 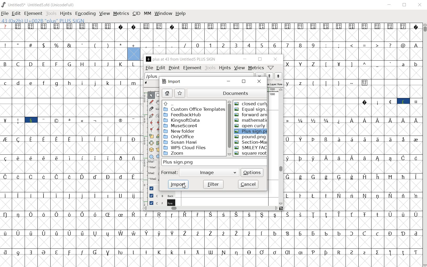 I want to click on ado de Lo LL 3 Lf LB LA, so click(x=370, y=51).